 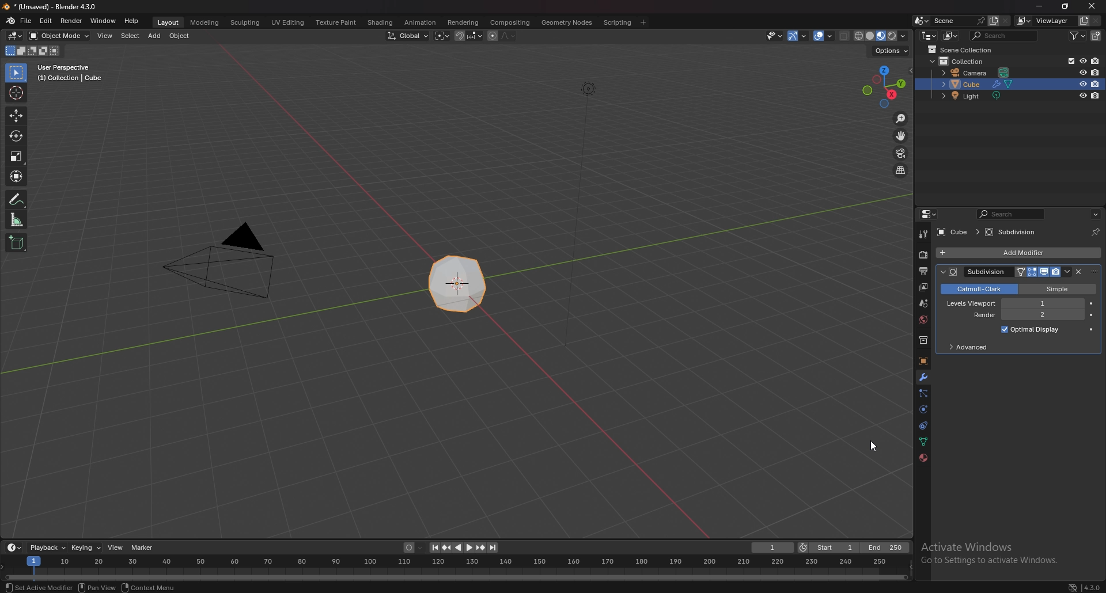 What do you see at coordinates (975, 96) in the screenshot?
I see `light` at bounding box center [975, 96].